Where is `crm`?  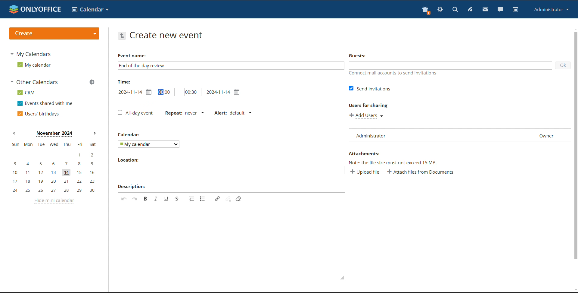
crm is located at coordinates (26, 93).